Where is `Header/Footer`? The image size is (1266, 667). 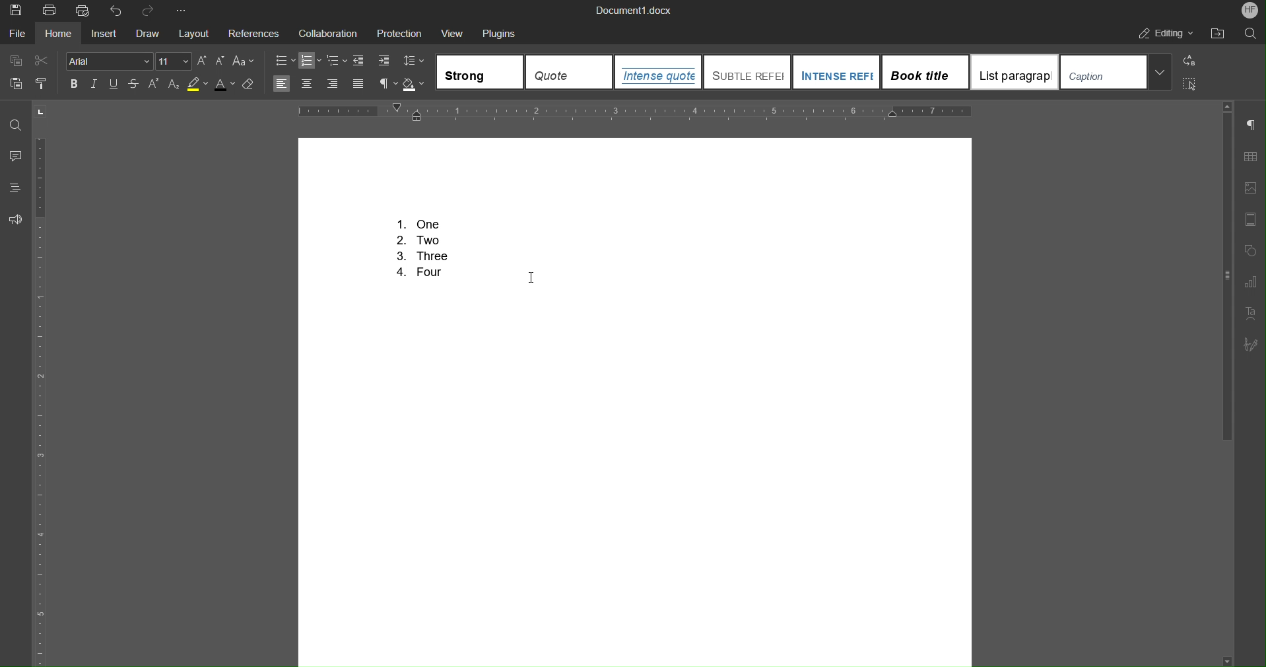
Header/Footer is located at coordinates (1251, 220).